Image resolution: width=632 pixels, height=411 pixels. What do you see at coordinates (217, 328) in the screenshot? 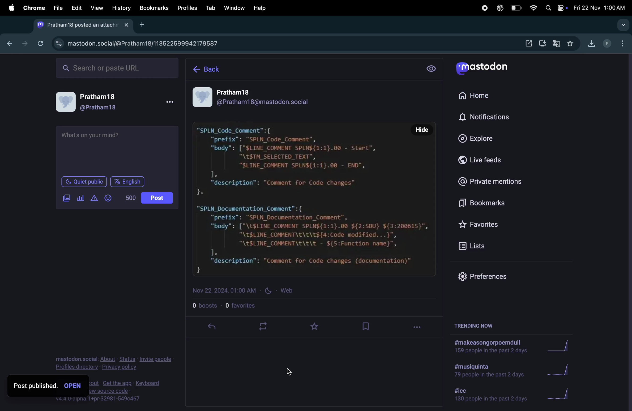
I see `reply` at bounding box center [217, 328].